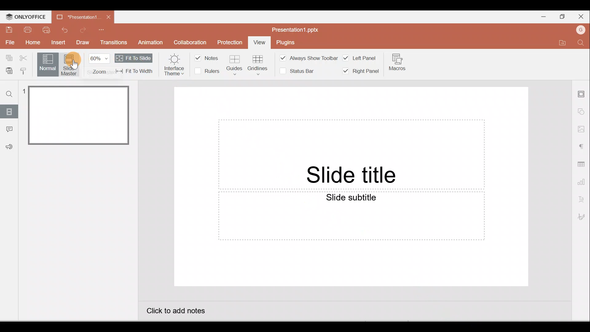  What do you see at coordinates (7, 70) in the screenshot?
I see `Paste` at bounding box center [7, 70].